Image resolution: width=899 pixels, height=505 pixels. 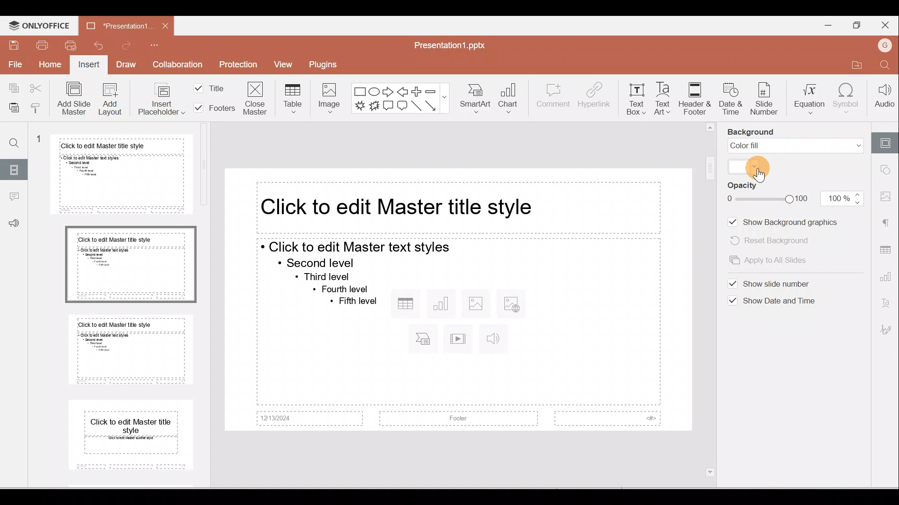 I want to click on Left arrow, so click(x=404, y=91).